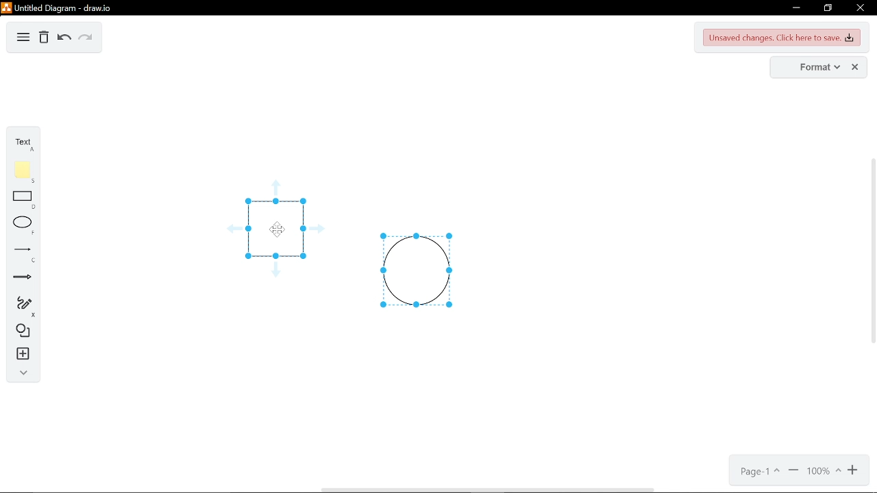 The width and height of the screenshot is (877, 493). I want to click on untitled diagram - draw.io, so click(64, 7).